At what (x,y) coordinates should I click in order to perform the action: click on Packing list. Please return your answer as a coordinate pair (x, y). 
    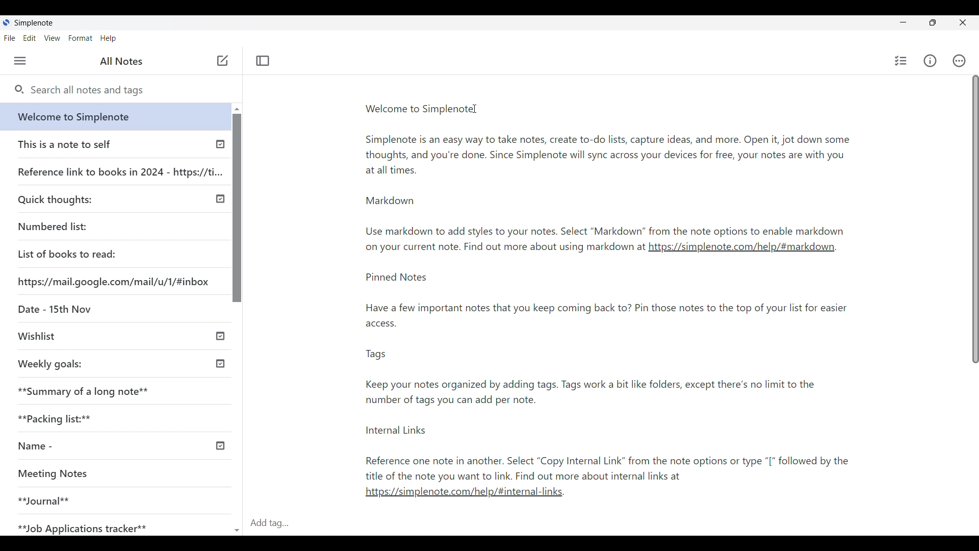
    Looking at the image, I should click on (53, 418).